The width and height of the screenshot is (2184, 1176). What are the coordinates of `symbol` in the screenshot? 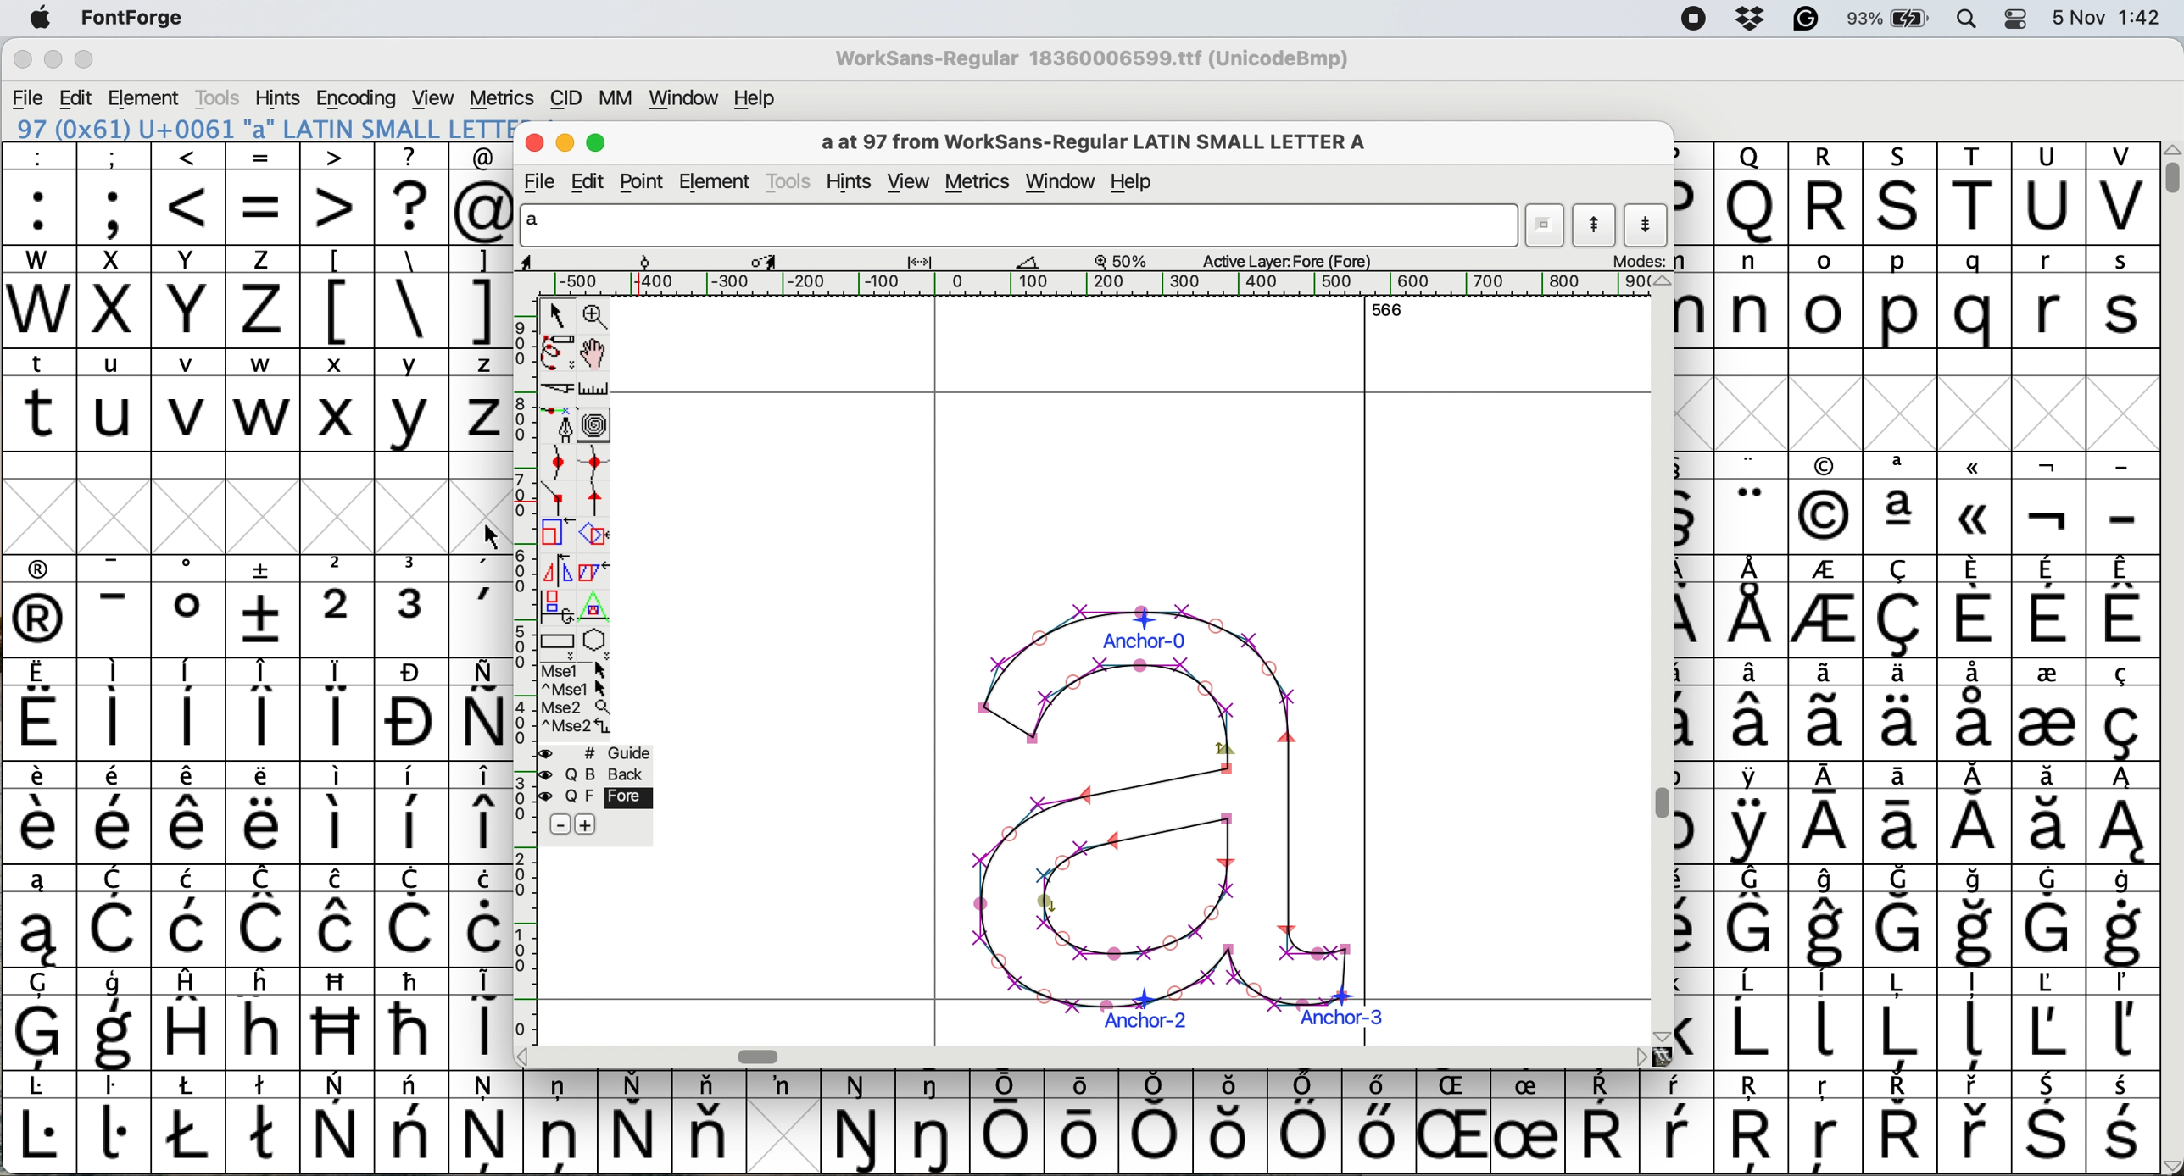 It's located at (265, 1120).